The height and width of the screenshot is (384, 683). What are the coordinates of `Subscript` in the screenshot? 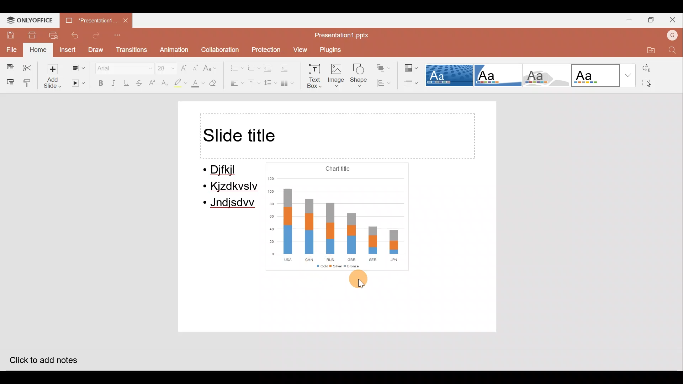 It's located at (164, 84).